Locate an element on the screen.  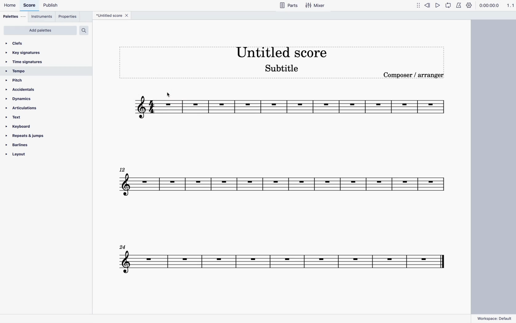
layout is located at coordinates (27, 156).